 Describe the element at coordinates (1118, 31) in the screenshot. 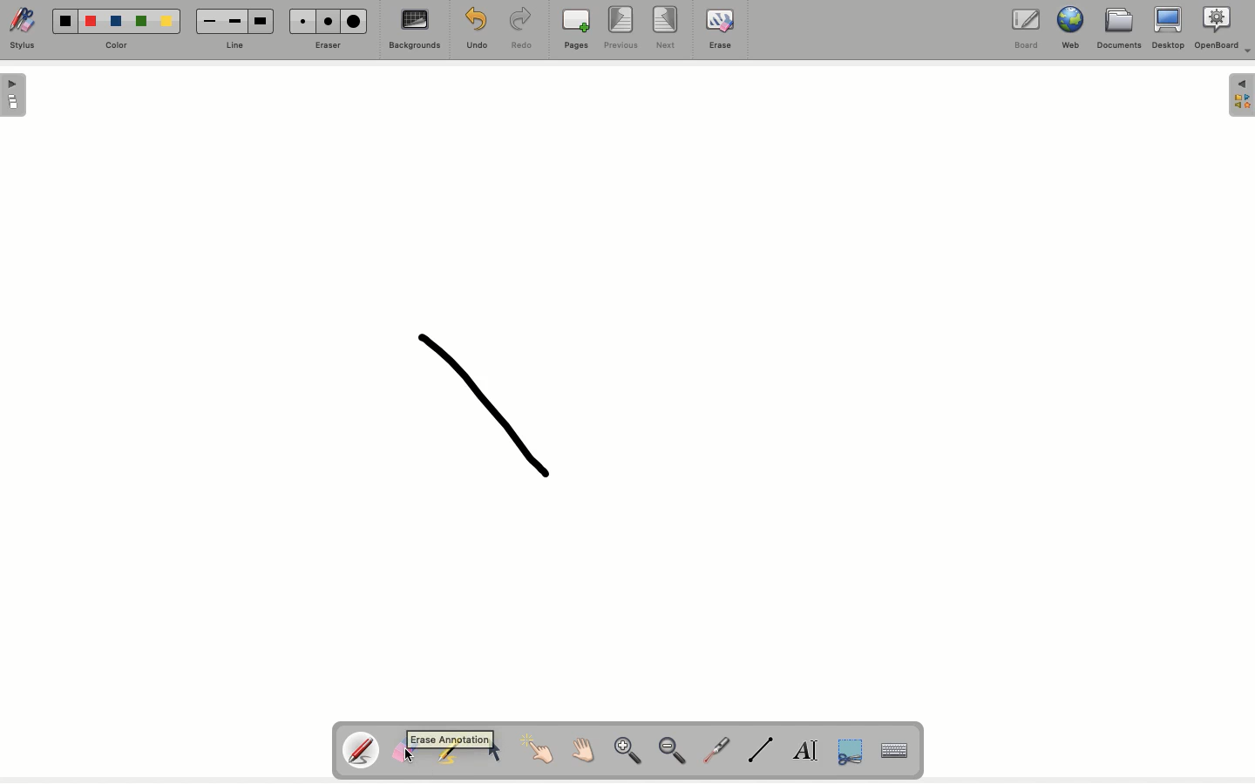

I see `Documents` at that location.